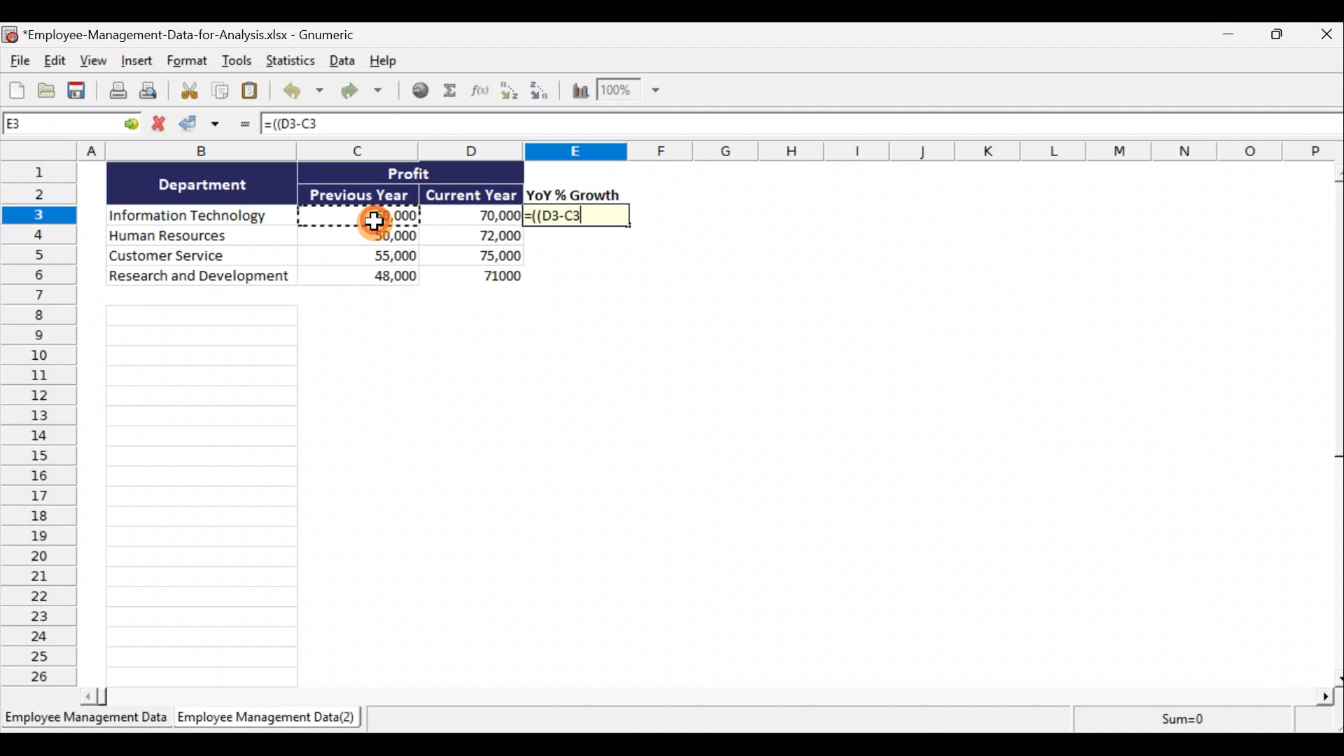 The image size is (1344, 756). I want to click on Paste clipboard, so click(253, 92).